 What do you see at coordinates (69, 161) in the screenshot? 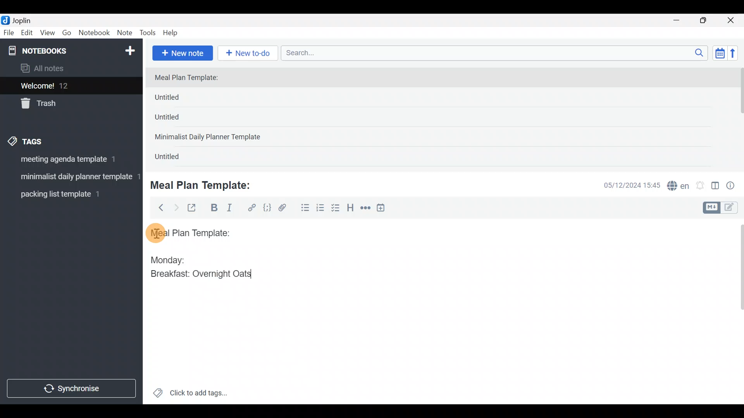
I see `Tag 1` at bounding box center [69, 161].